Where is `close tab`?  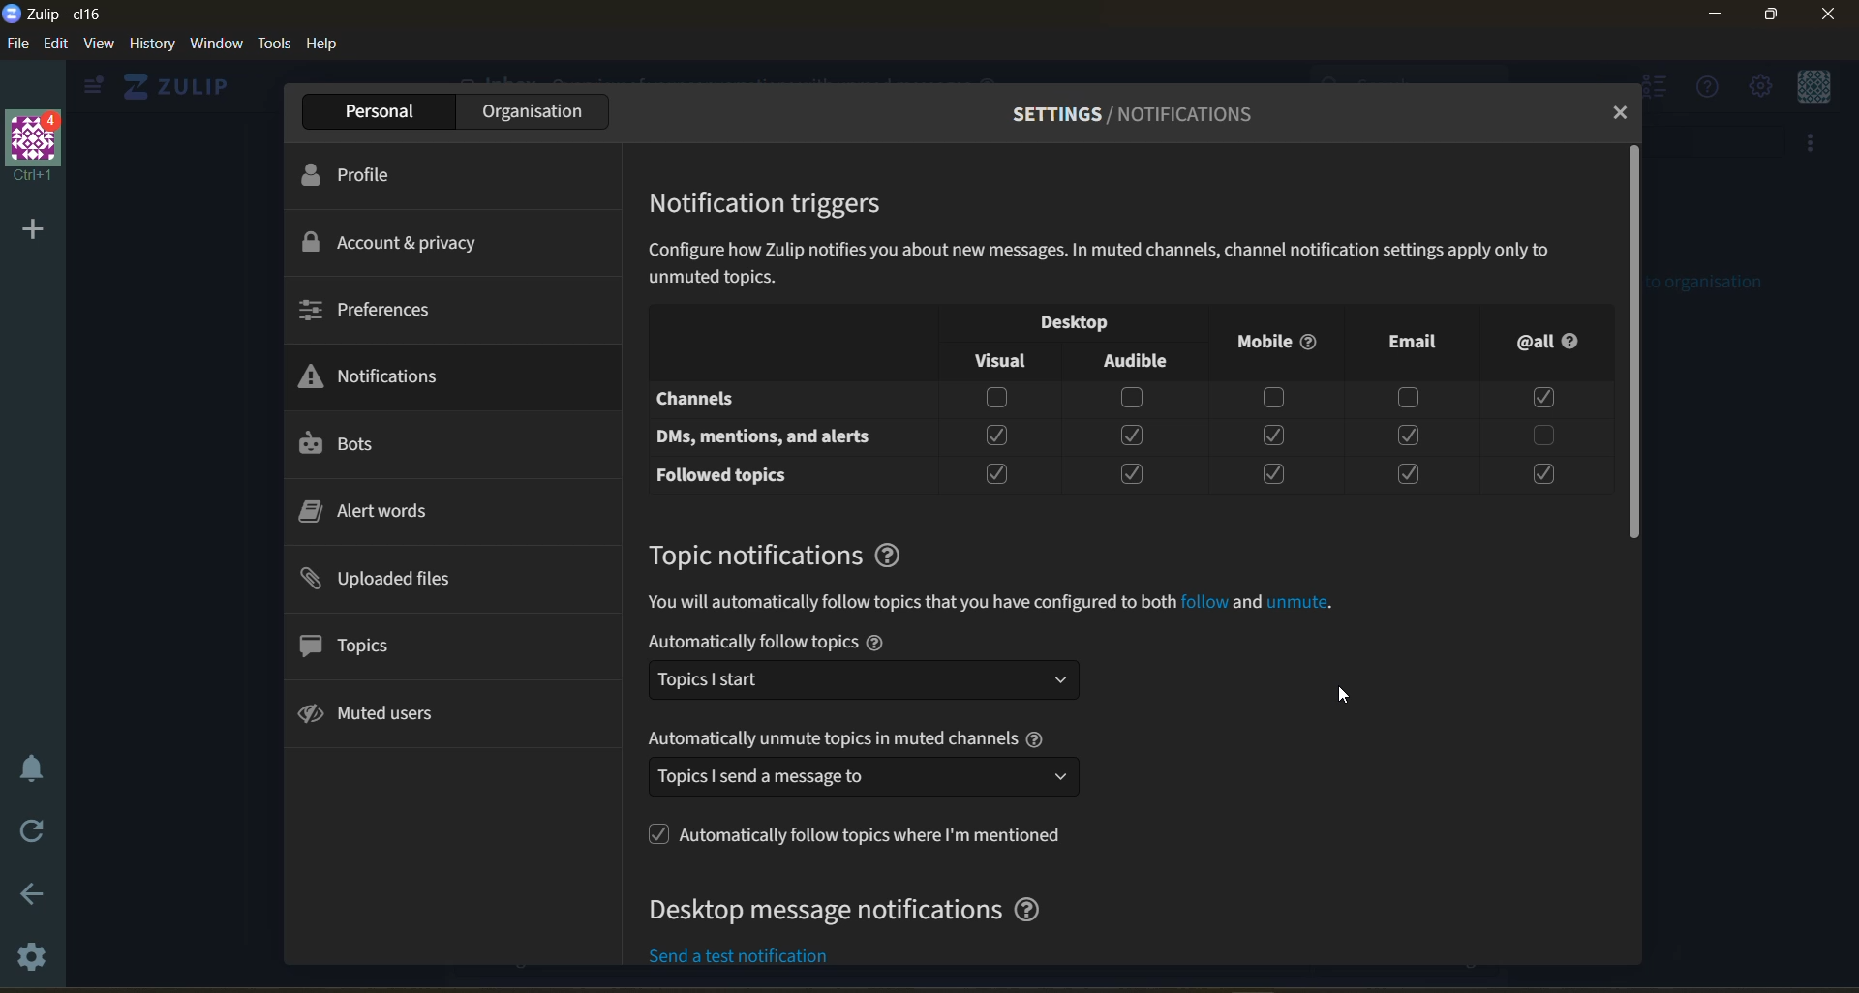
close tab is located at coordinates (1622, 114).